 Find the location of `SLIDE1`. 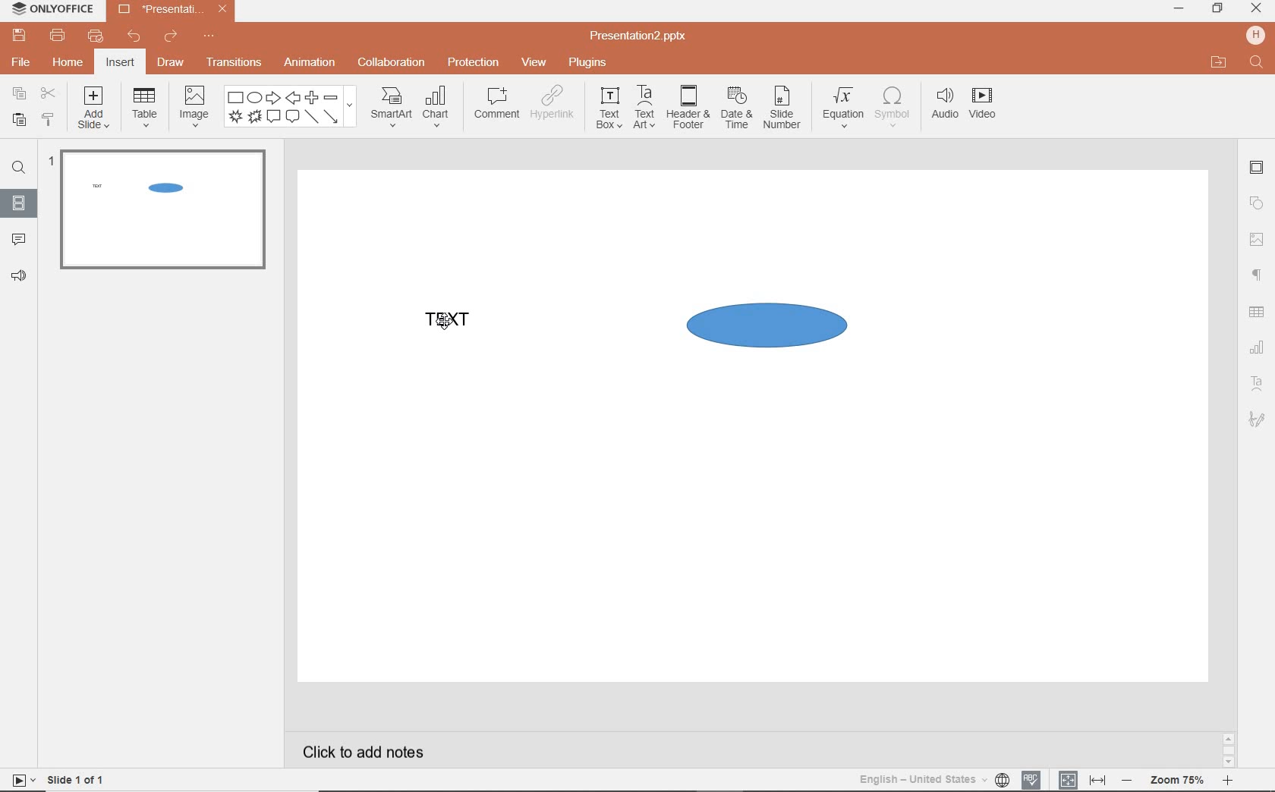

SLIDE1 is located at coordinates (162, 215).